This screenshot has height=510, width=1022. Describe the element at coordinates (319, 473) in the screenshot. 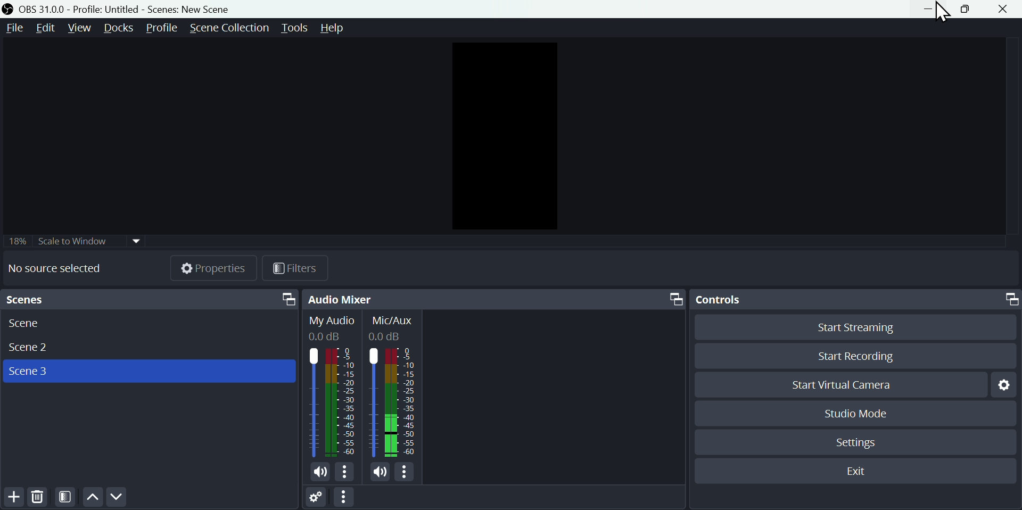

I see `(un)mute` at that location.